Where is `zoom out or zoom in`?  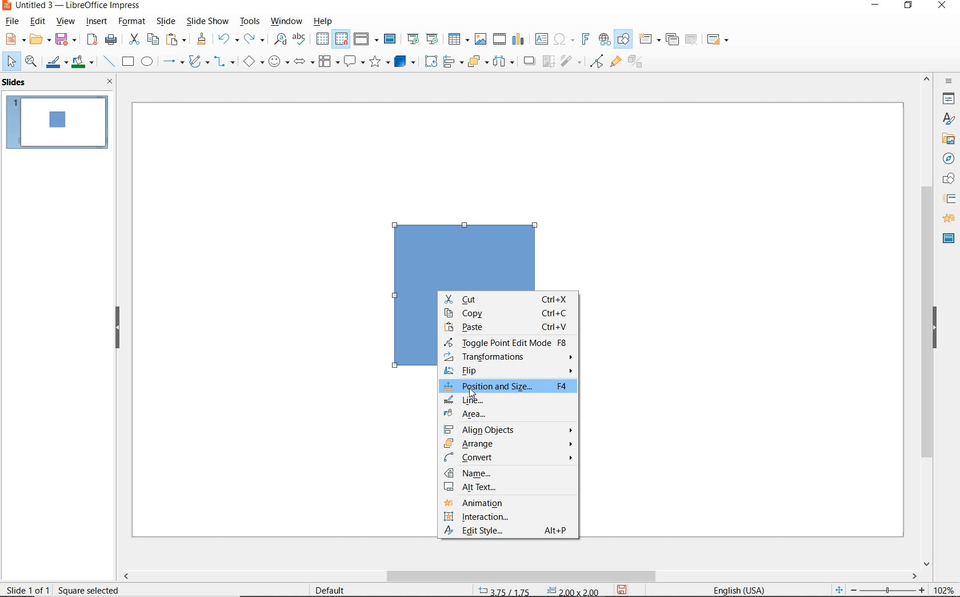 zoom out or zoom in is located at coordinates (881, 589).